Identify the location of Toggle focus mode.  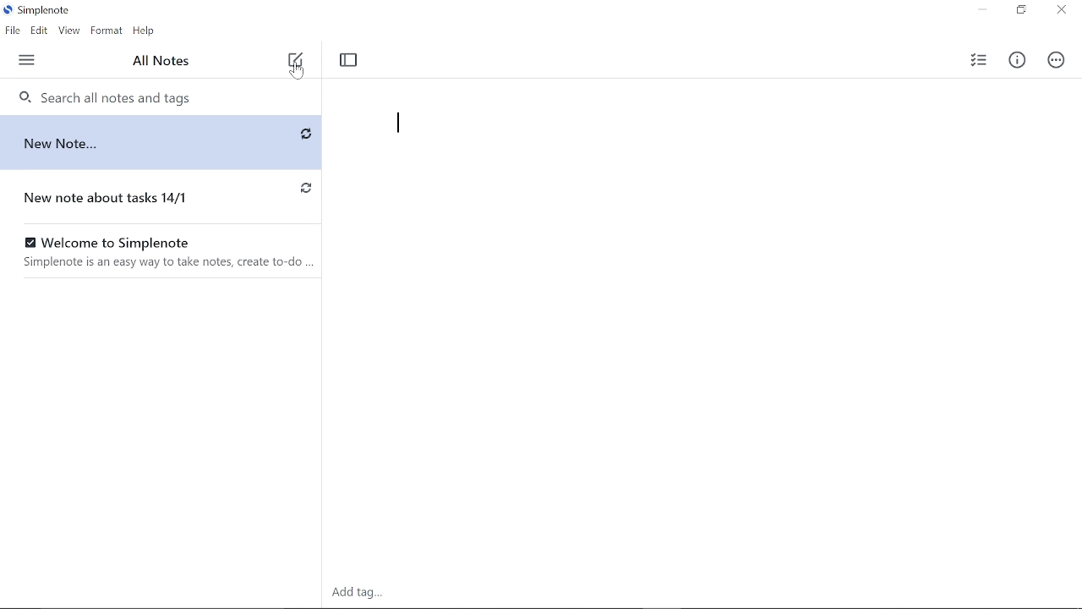
(350, 61).